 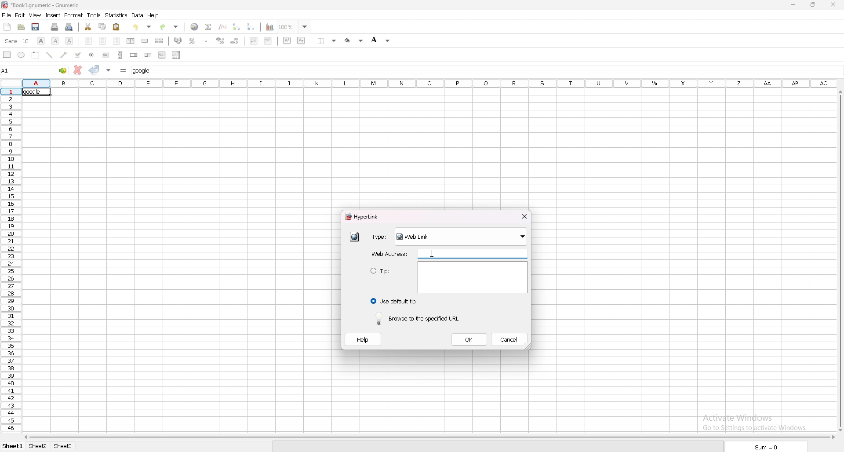 I want to click on selected cell, so click(x=36, y=92).